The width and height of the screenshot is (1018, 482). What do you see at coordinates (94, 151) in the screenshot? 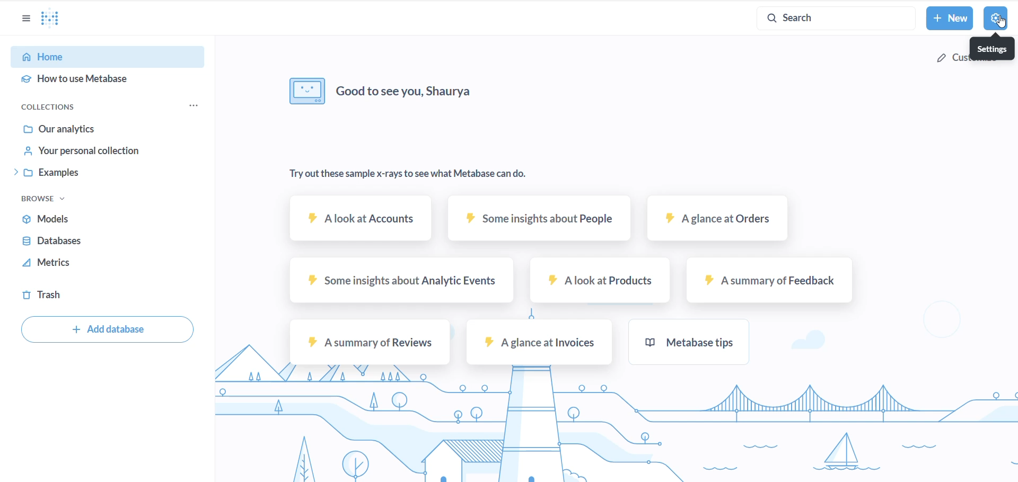
I see `YOUR PERSONAL COLLECTION` at bounding box center [94, 151].